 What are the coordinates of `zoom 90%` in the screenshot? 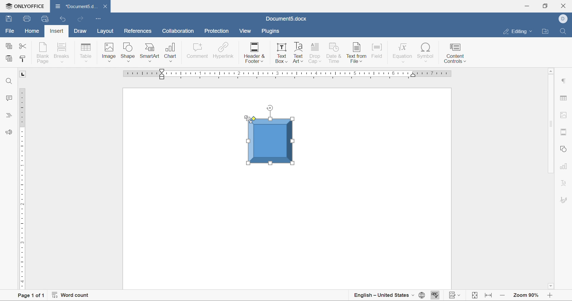 It's located at (525, 296).